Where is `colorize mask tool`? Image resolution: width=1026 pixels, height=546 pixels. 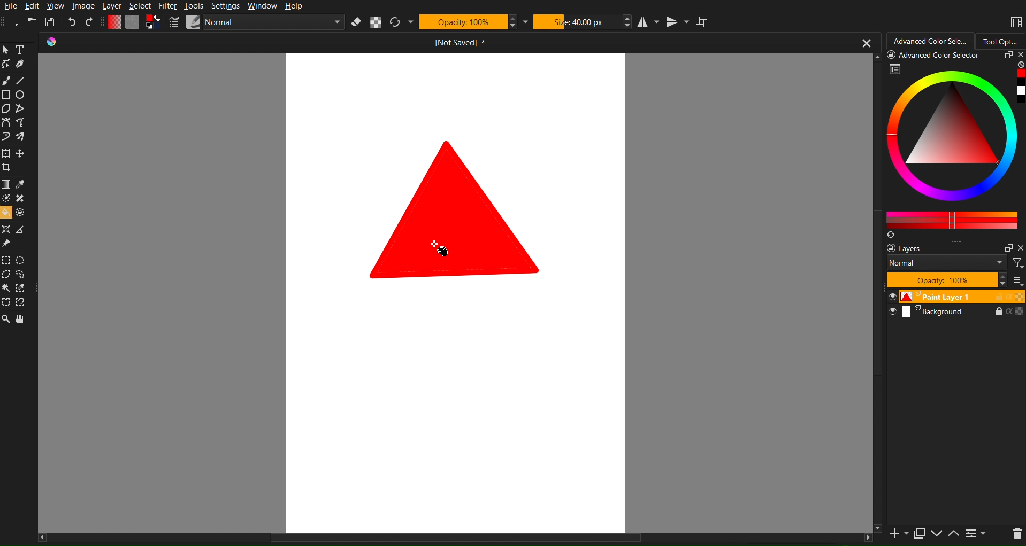
colorize mask tool is located at coordinates (8, 199).